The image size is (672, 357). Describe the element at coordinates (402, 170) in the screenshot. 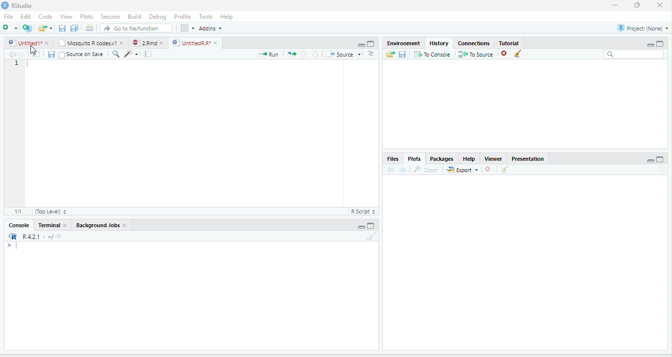

I see `Next plot` at that location.